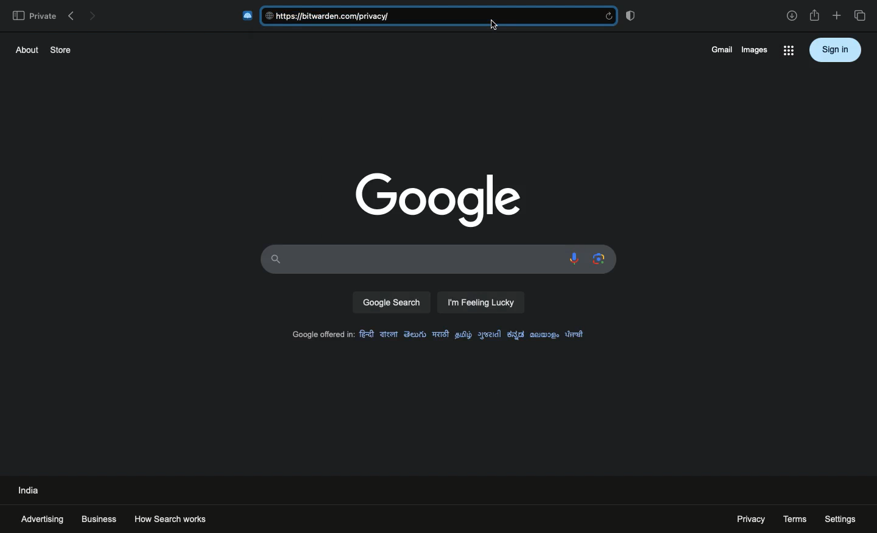 The width and height of the screenshot is (877, 533). What do you see at coordinates (62, 49) in the screenshot?
I see `store` at bounding box center [62, 49].